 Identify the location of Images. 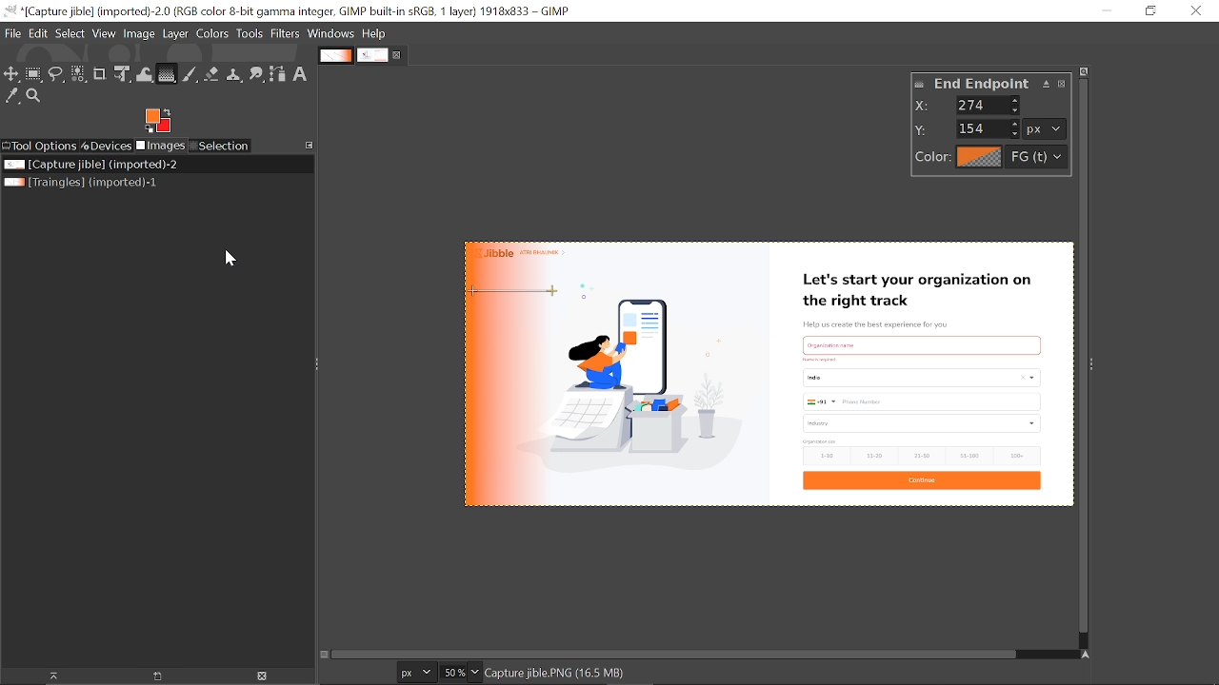
(162, 146).